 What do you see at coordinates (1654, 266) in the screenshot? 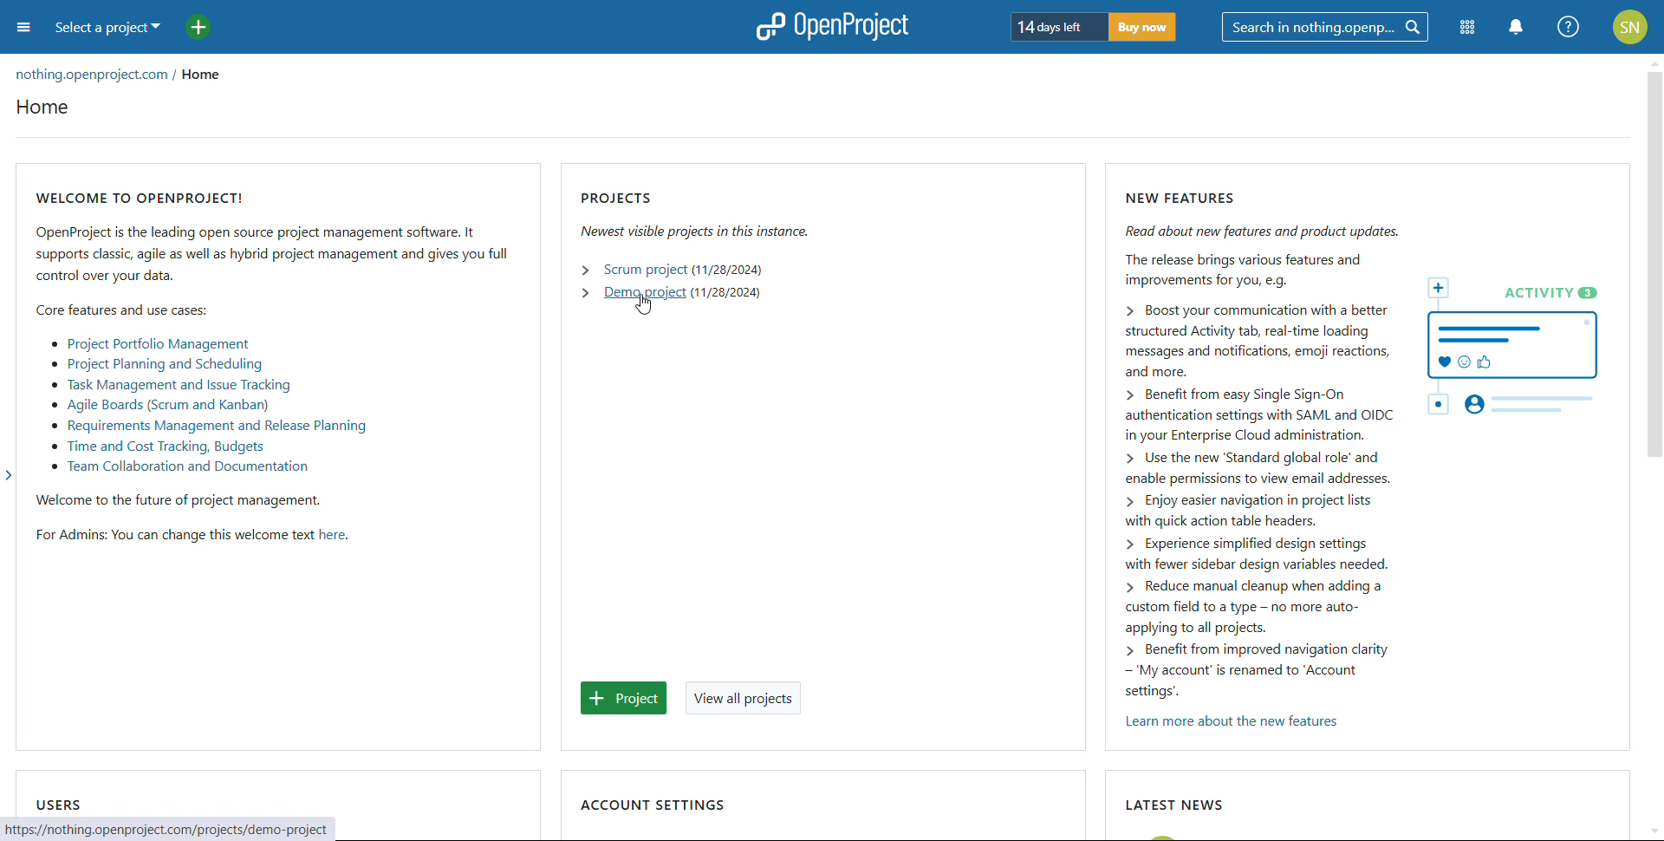
I see `scrollbar` at bounding box center [1654, 266].